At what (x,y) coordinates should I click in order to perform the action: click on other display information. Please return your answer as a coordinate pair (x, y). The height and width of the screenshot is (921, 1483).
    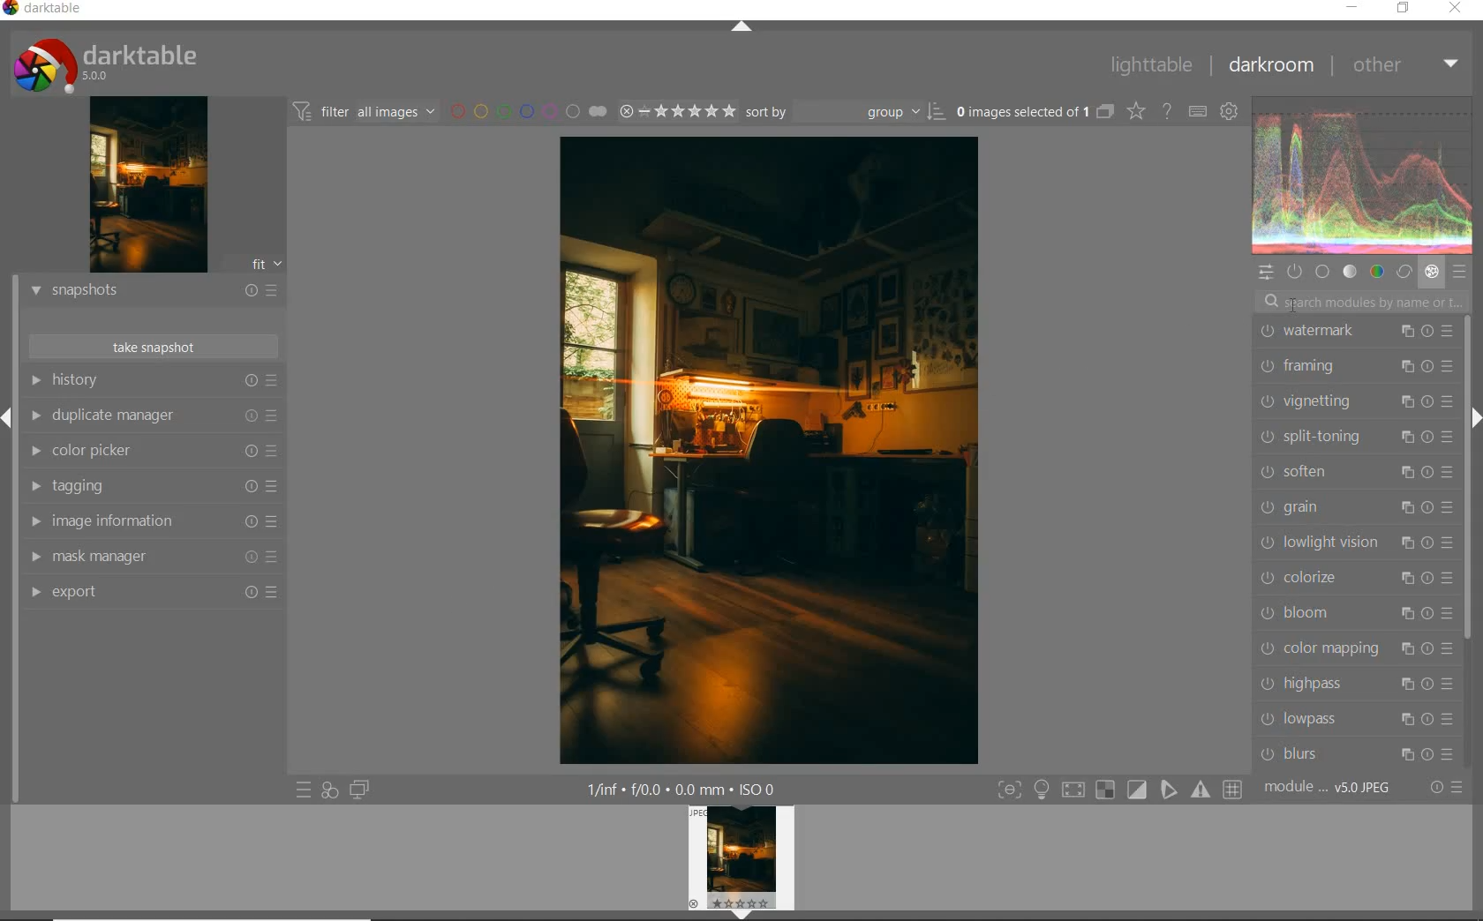
    Looking at the image, I should click on (682, 788).